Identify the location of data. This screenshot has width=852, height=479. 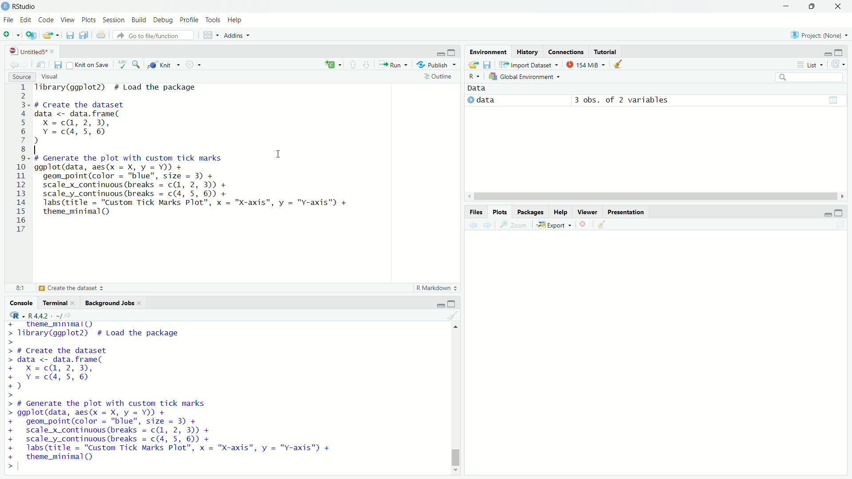
(484, 88).